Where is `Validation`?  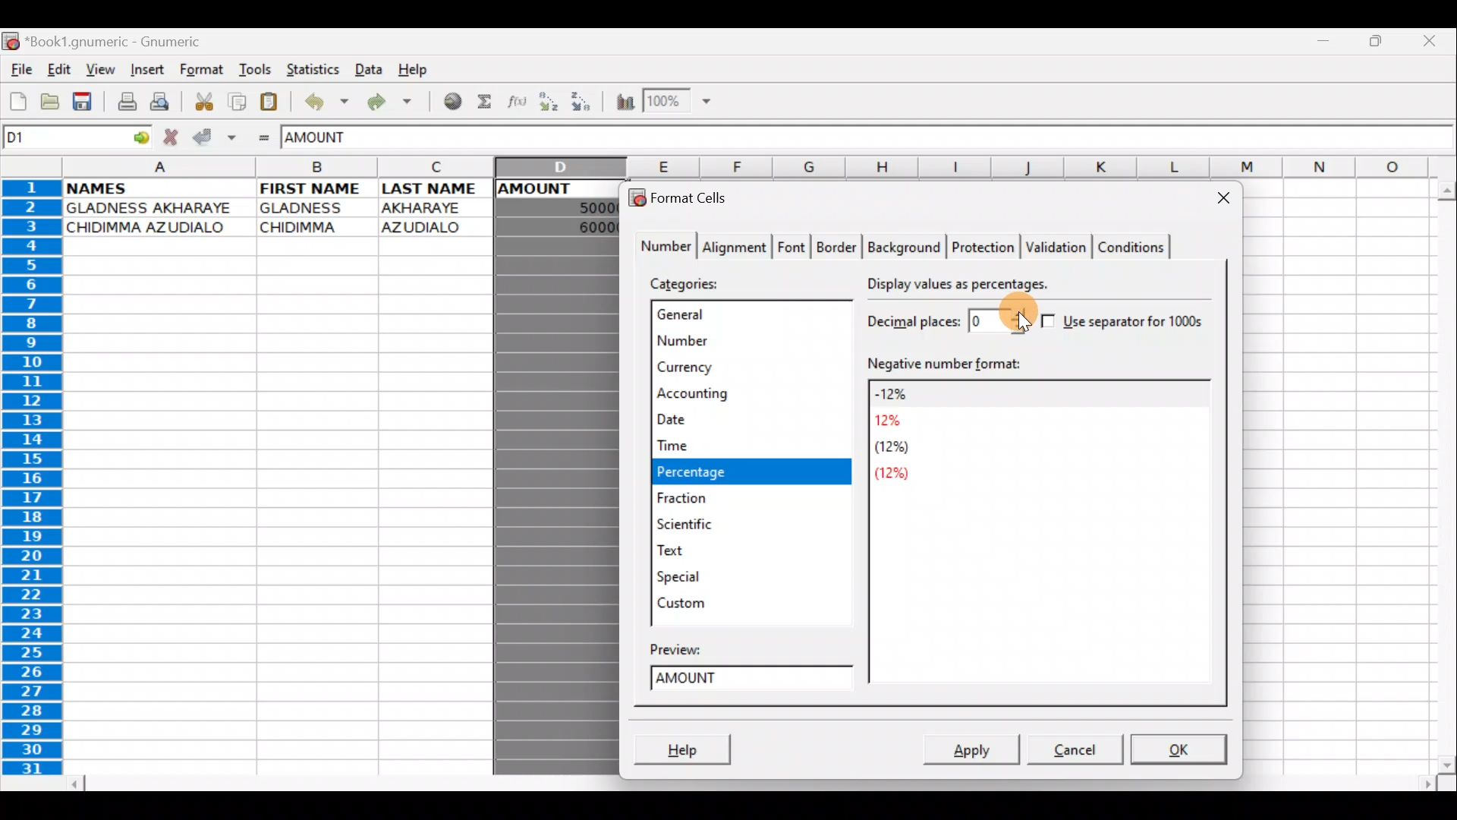 Validation is located at coordinates (1058, 248).